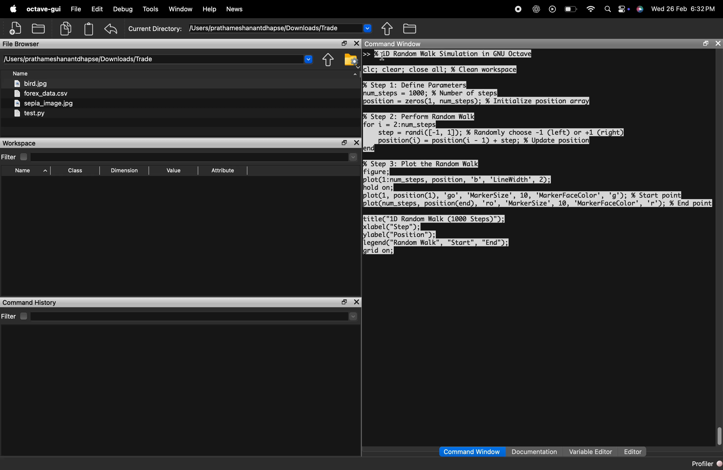  What do you see at coordinates (76, 170) in the screenshot?
I see `sort by class` at bounding box center [76, 170].